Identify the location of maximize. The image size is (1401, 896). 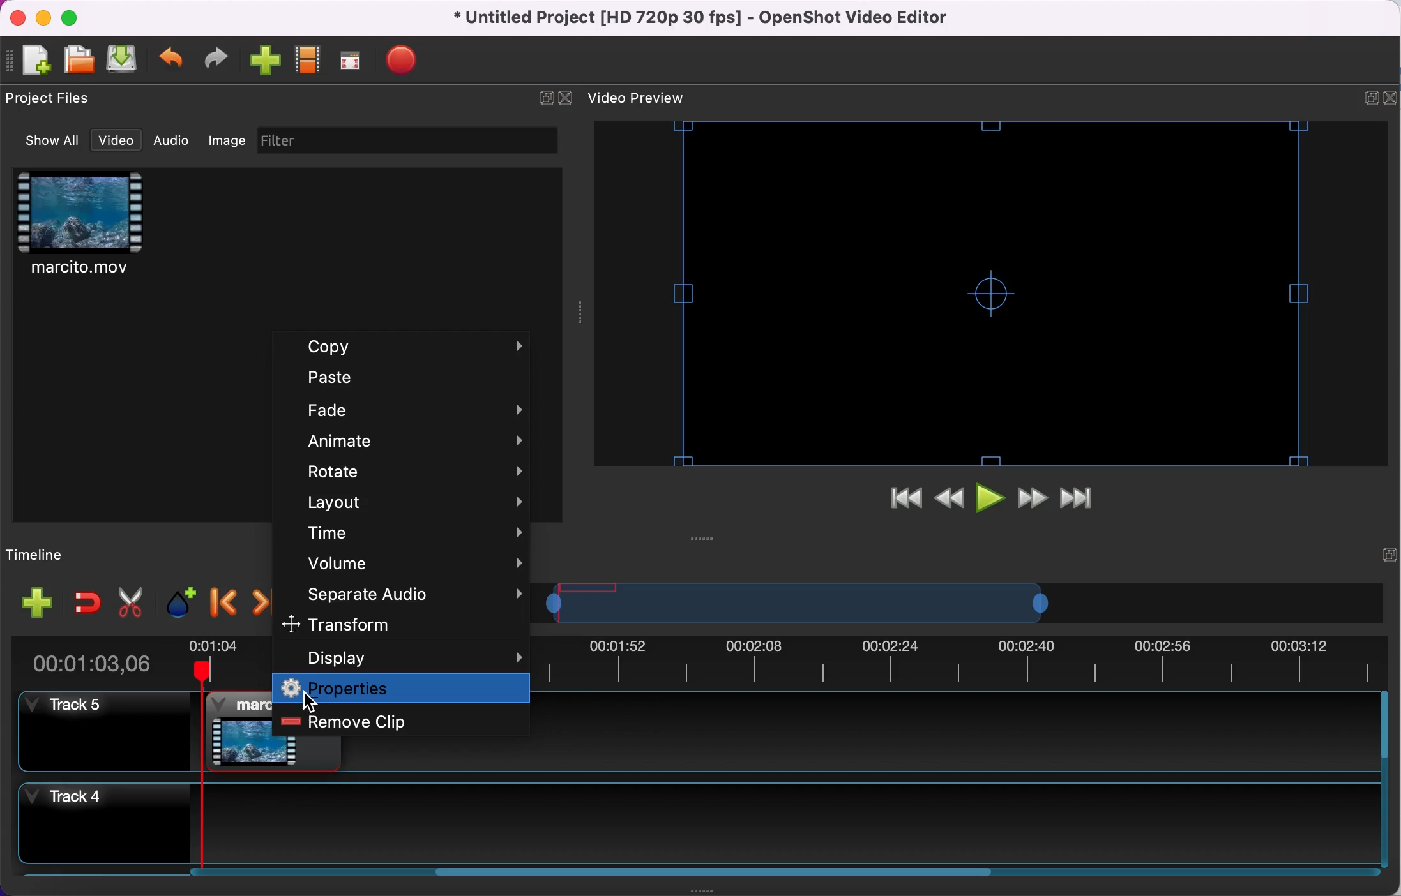
(73, 17).